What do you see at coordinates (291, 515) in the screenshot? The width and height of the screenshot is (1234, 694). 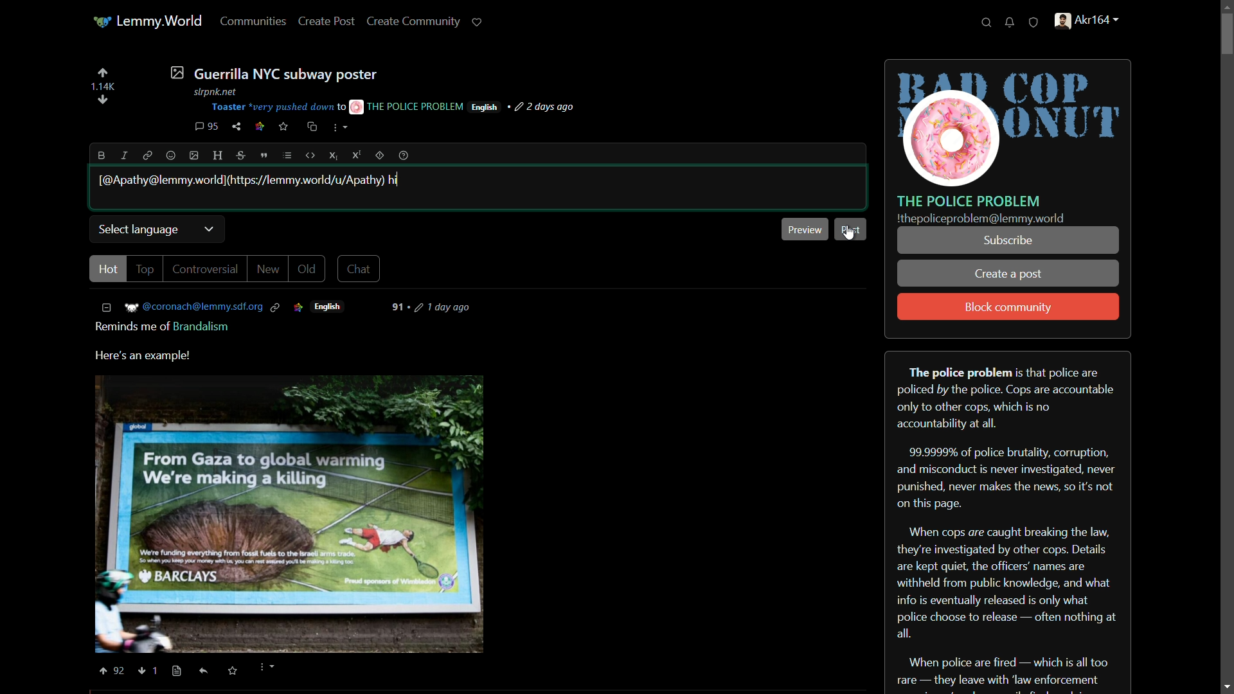 I see `image` at bounding box center [291, 515].